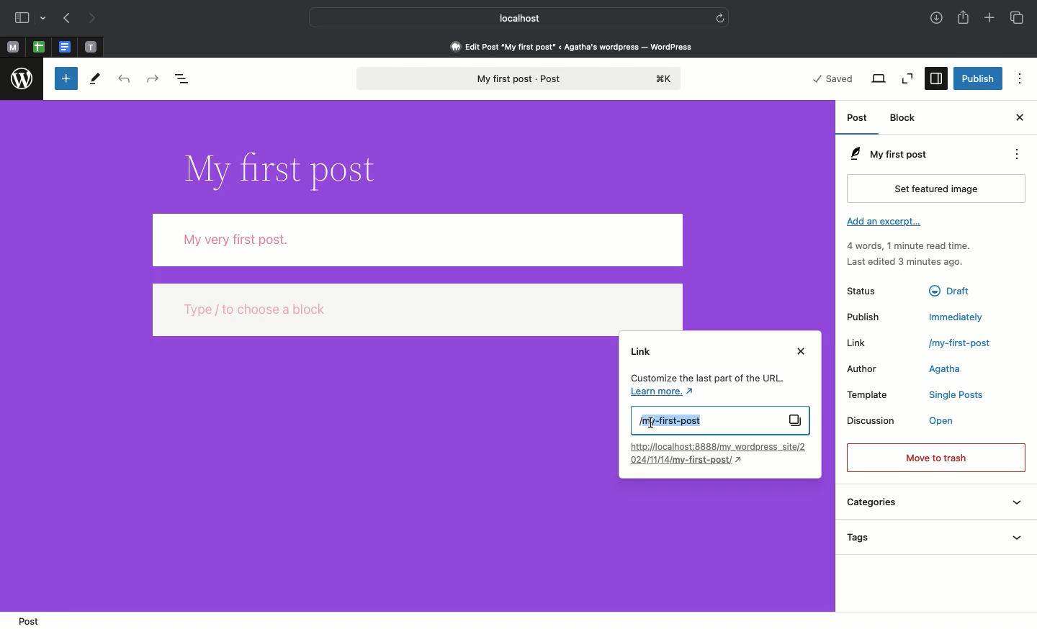 Image resolution: width=1037 pixels, height=629 pixels. Describe the element at coordinates (1019, 18) in the screenshot. I see `Tabs` at that location.